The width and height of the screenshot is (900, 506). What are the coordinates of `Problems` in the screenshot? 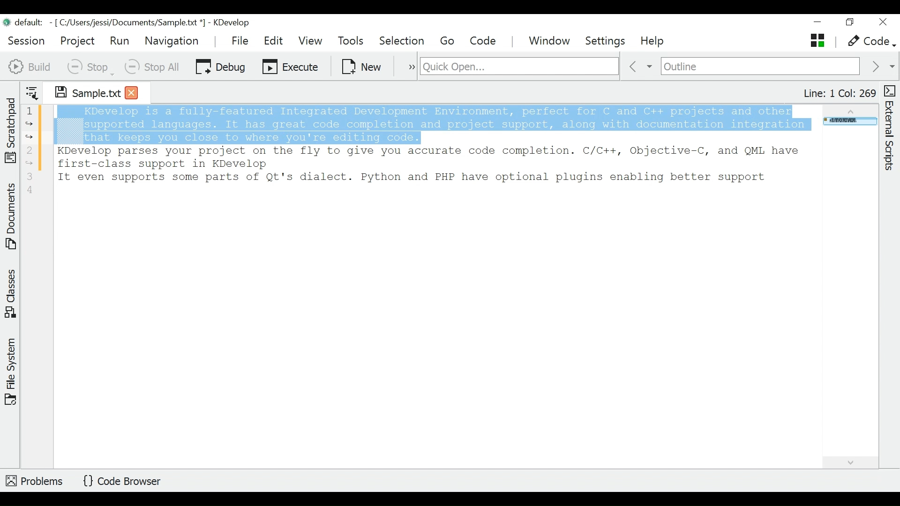 It's located at (35, 479).